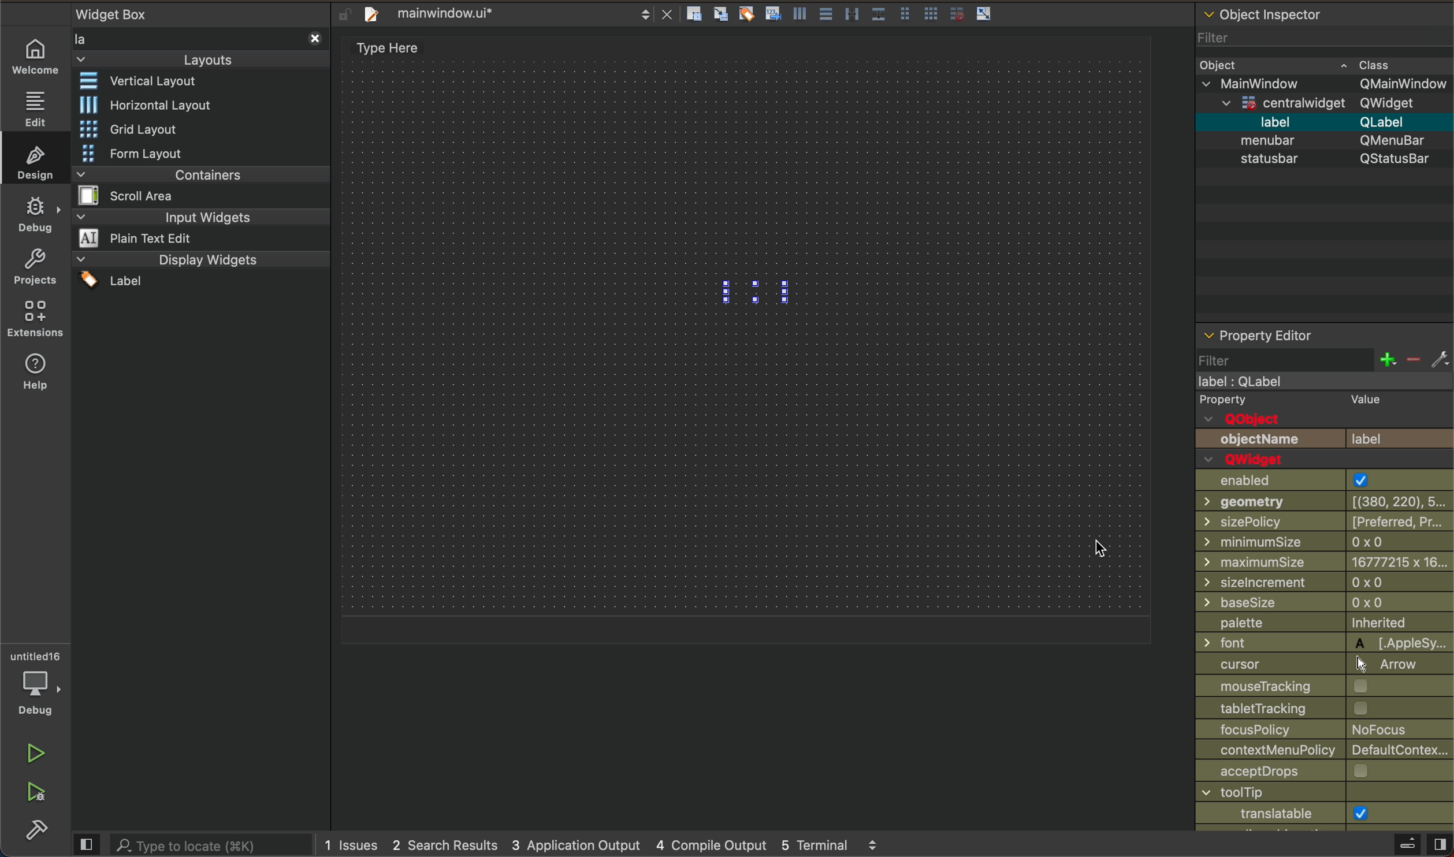  I want to click on build, so click(38, 832).